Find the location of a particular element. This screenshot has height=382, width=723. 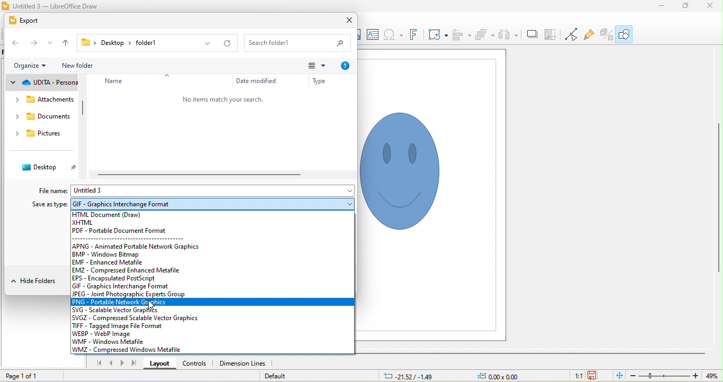

WEBP-WebP image is located at coordinates (107, 334).